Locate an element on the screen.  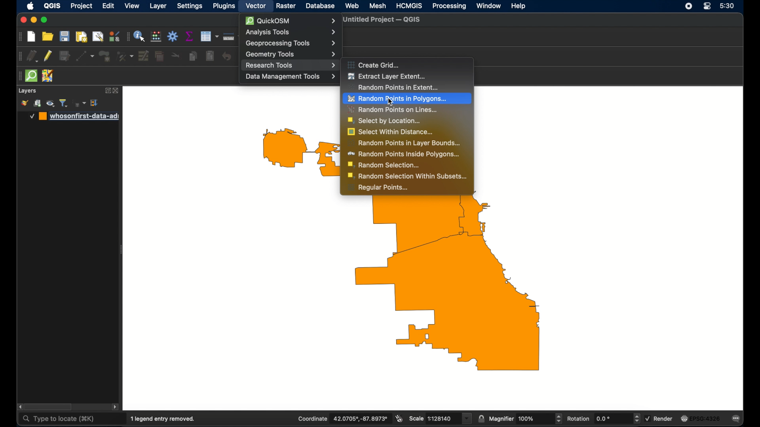
drag handle is located at coordinates (19, 36).